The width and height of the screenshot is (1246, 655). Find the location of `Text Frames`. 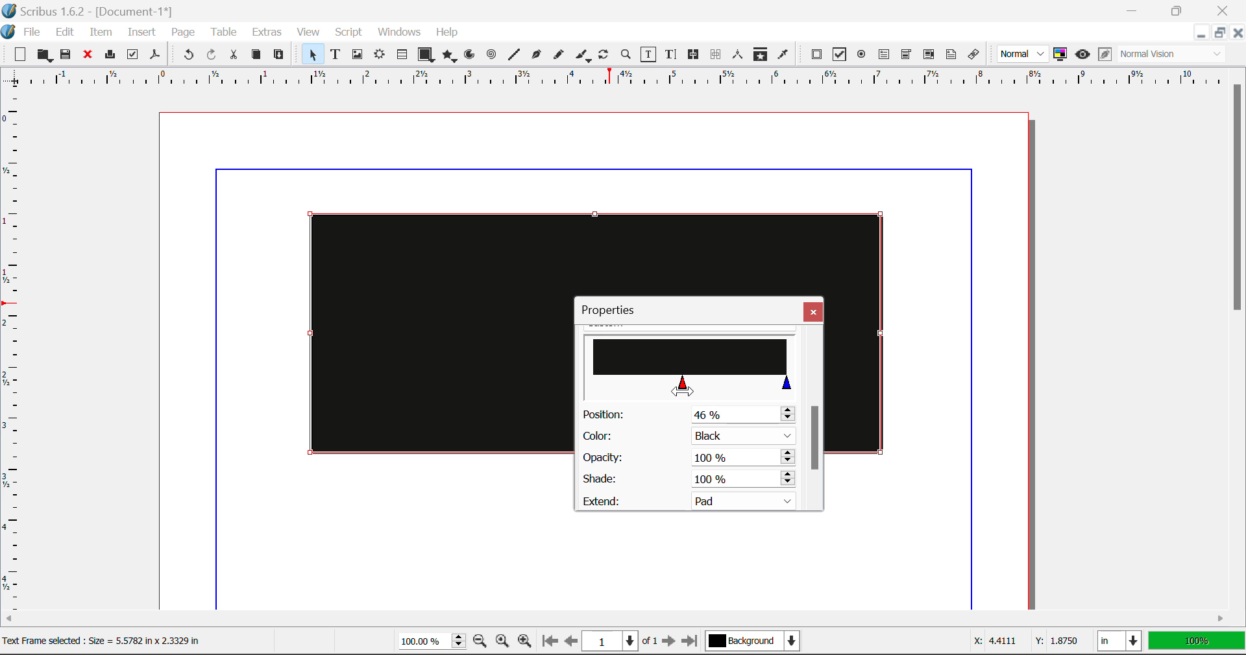

Text Frames is located at coordinates (336, 56).